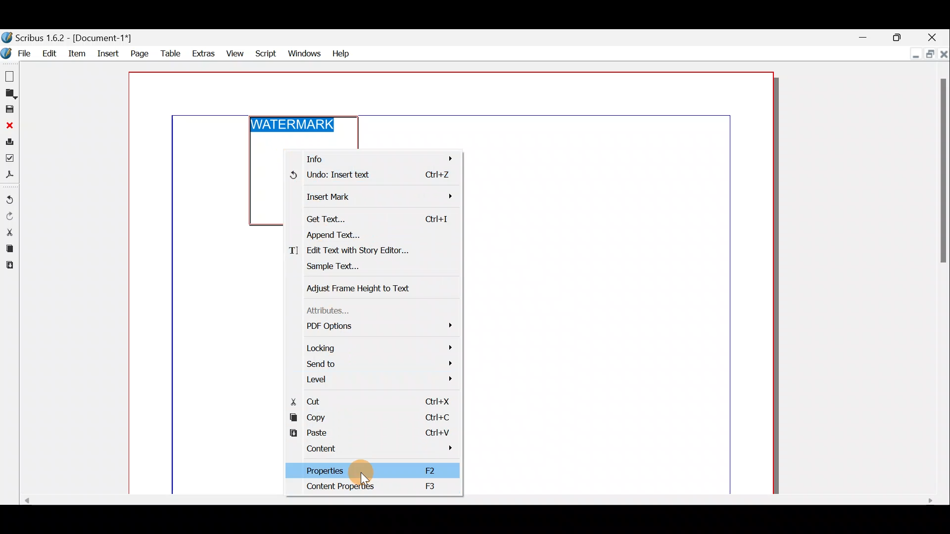 Image resolution: width=950 pixels, height=534 pixels. I want to click on Locking, so click(375, 348).